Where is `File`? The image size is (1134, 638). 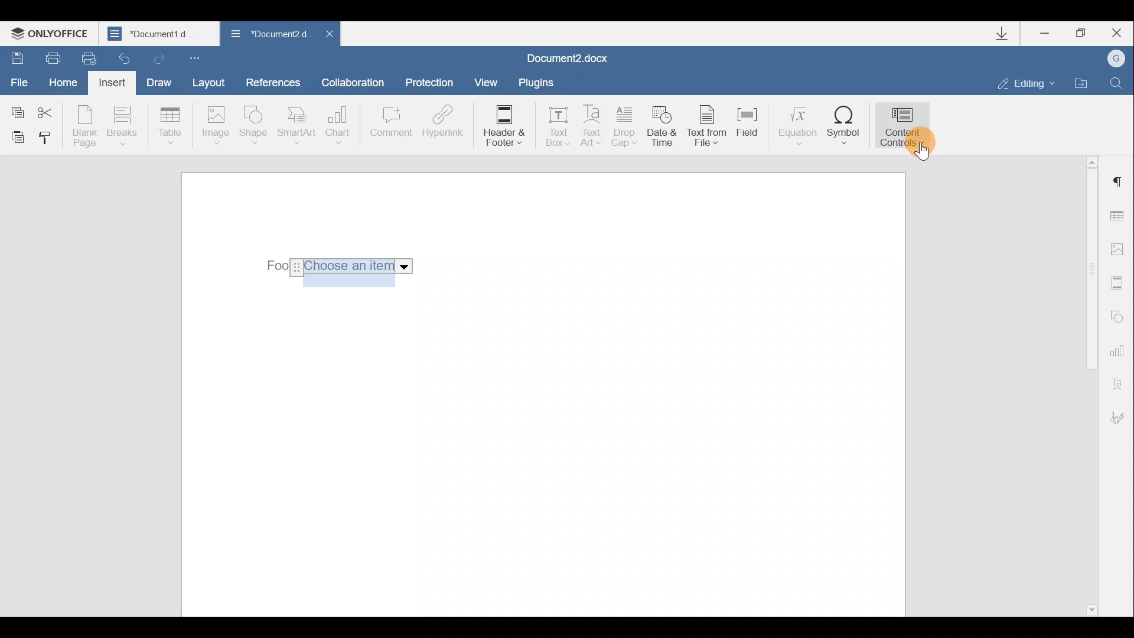
File is located at coordinates (20, 81).